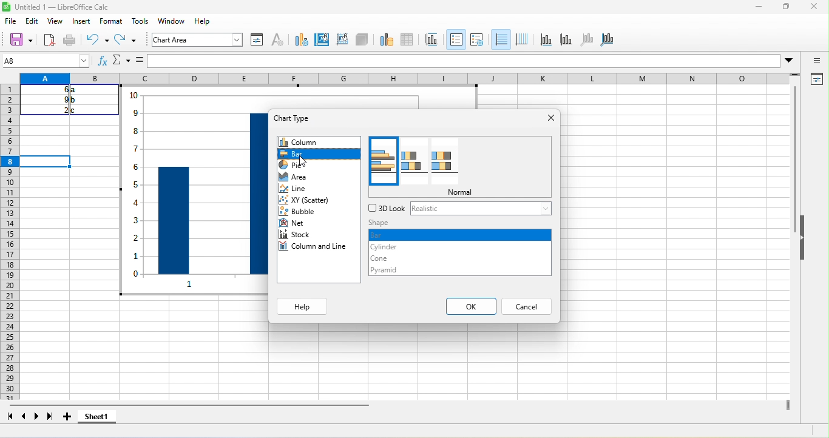  I want to click on normal, so click(384, 162).